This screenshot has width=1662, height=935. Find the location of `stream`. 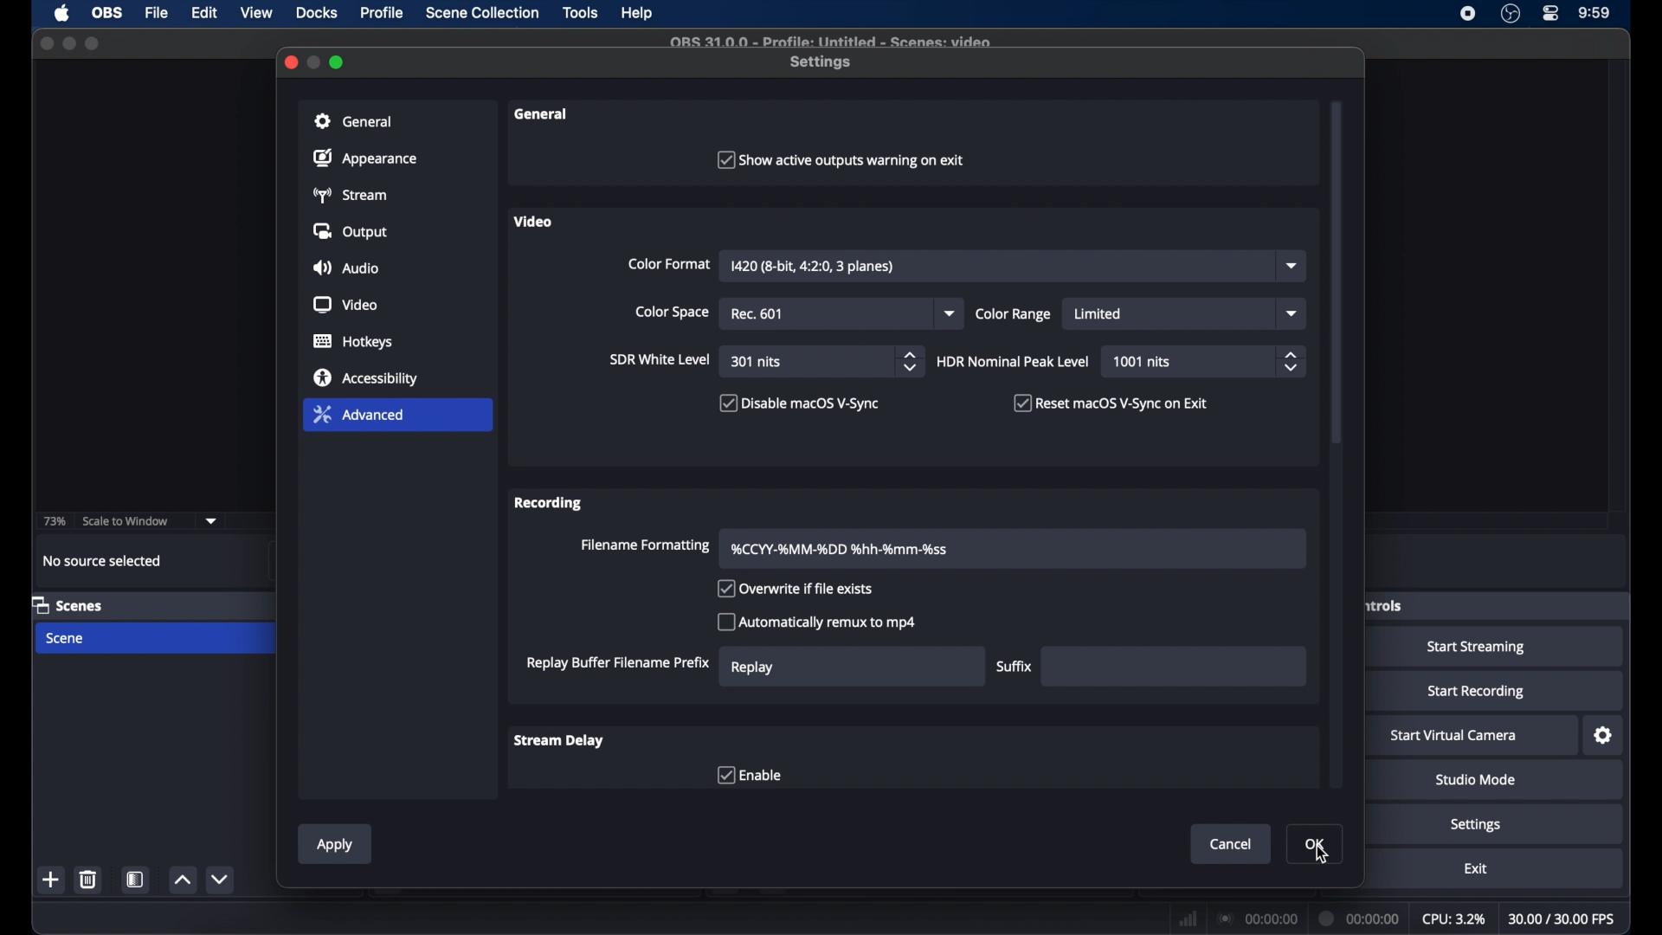

stream is located at coordinates (353, 196).